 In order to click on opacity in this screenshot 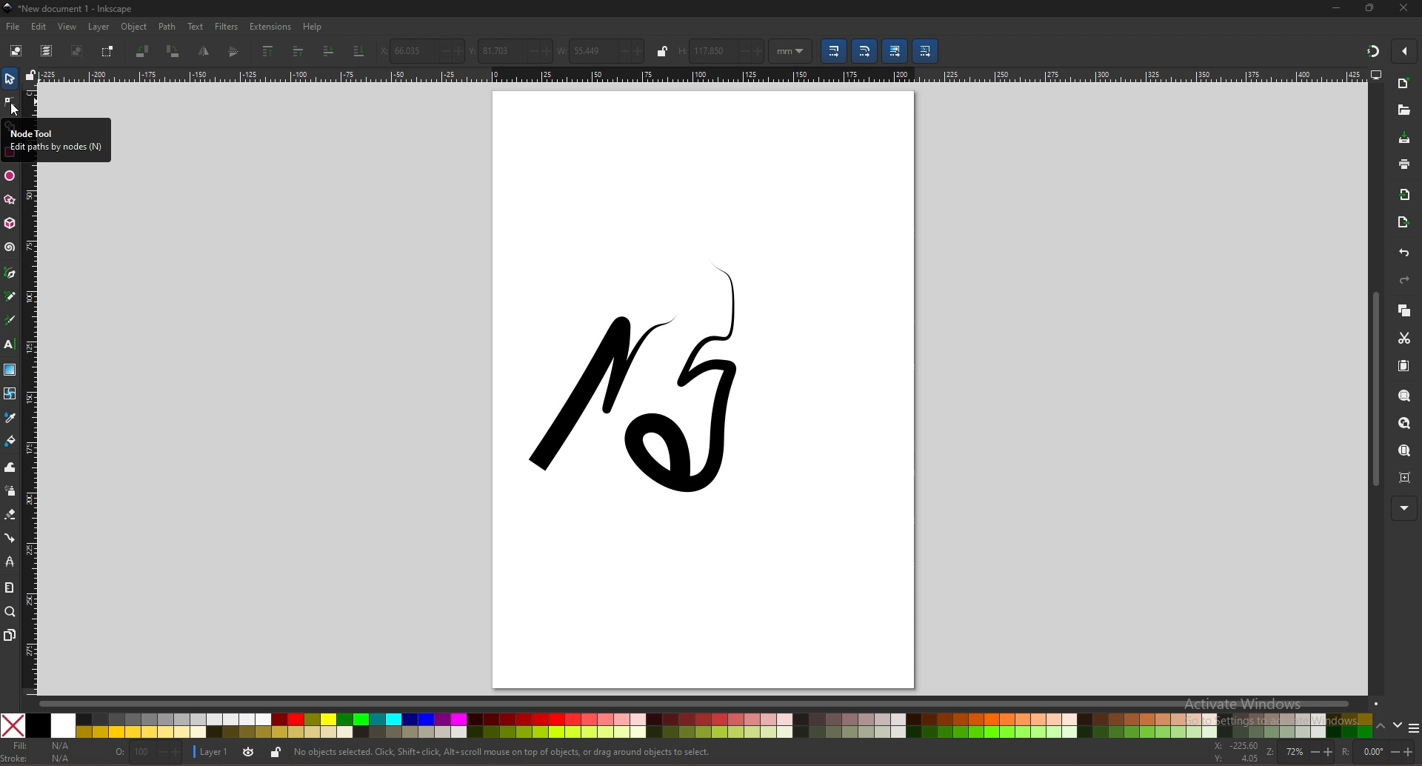, I will do `click(144, 752)`.